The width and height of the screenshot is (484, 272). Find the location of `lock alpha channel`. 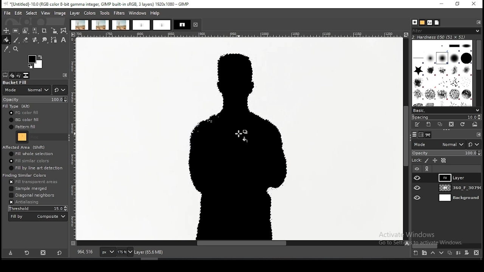

lock alpha channel is located at coordinates (444, 161).